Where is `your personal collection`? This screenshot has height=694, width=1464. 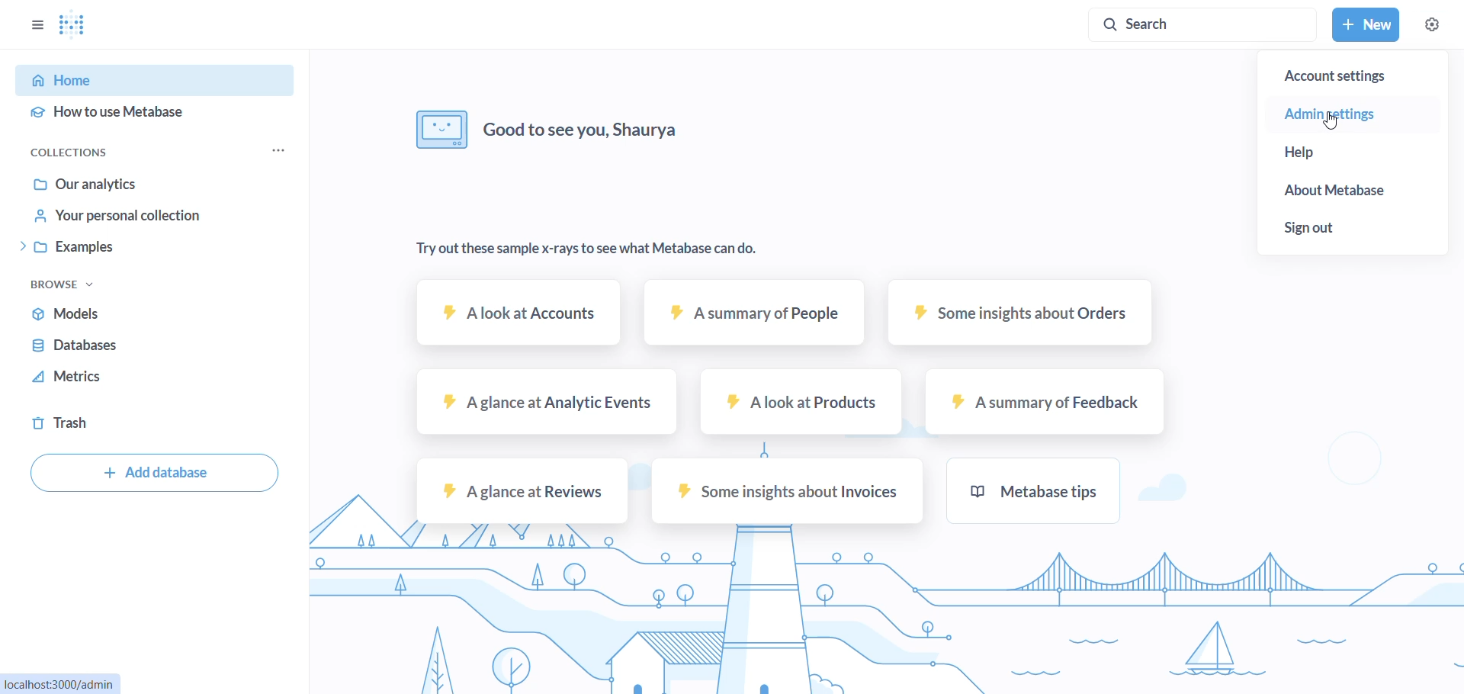 your personal collection is located at coordinates (126, 217).